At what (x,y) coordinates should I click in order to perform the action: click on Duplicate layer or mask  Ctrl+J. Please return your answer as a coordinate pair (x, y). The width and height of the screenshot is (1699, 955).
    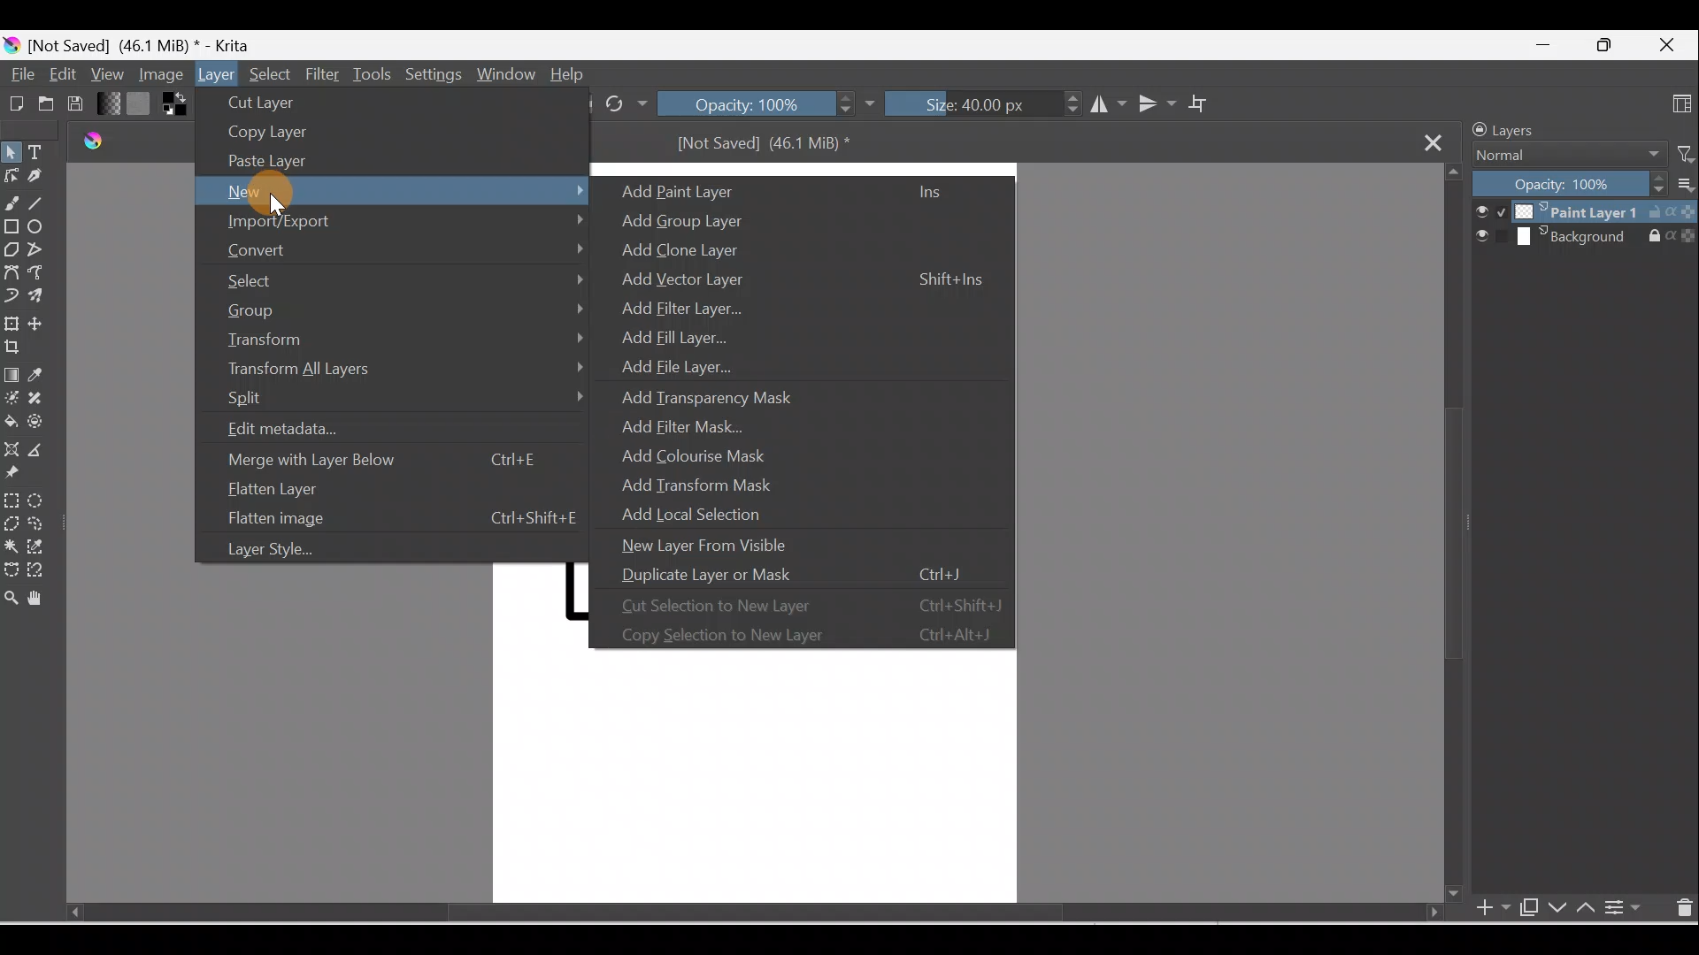
    Looking at the image, I should click on (799, 572).